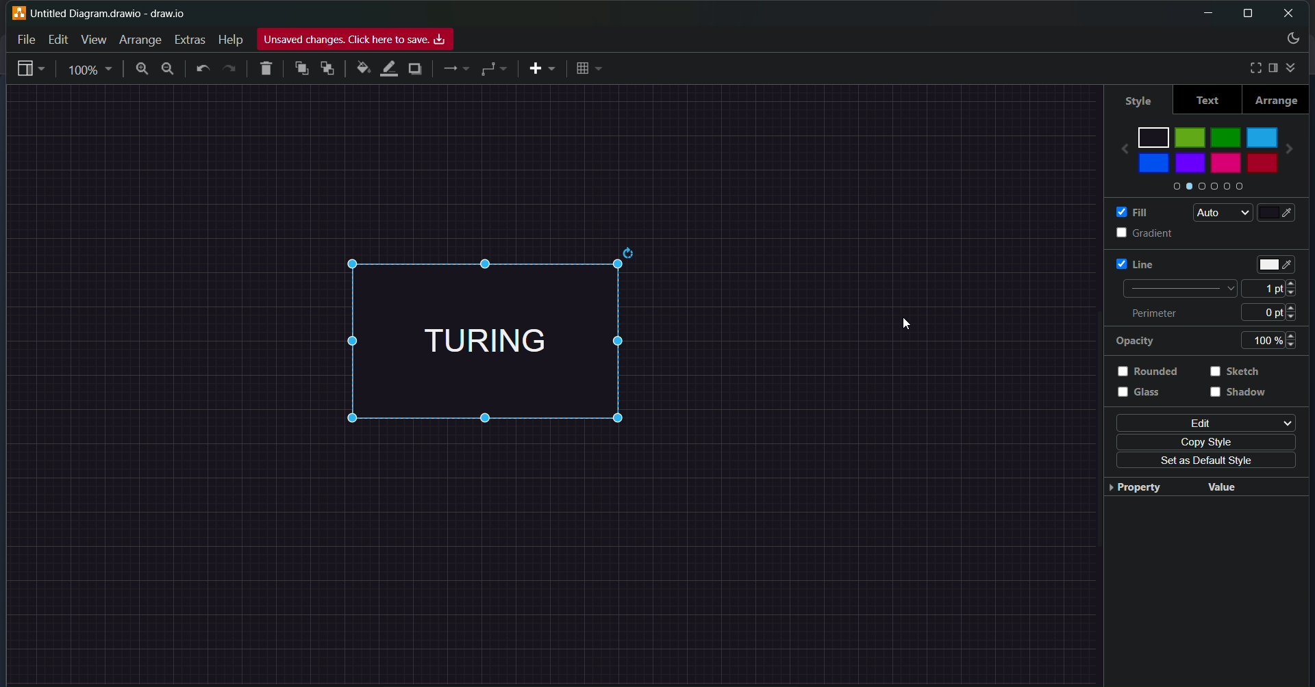 This screenshot has width=1315, height=687. Describe the element at coordinates (1225, 167) in the screenshot. I see `pink` at that location.